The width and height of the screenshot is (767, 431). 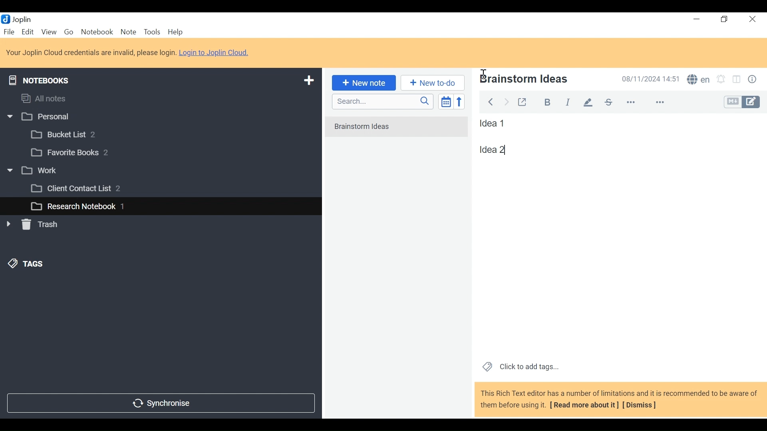 What do you see at coordinates (45, 79) in the screenshot?
I see `Notebooks` at bounding box center [45, 79].